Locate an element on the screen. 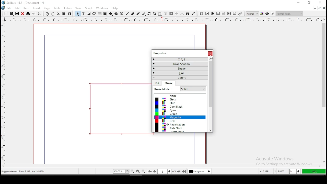  page is located at coordinates (47, 8).